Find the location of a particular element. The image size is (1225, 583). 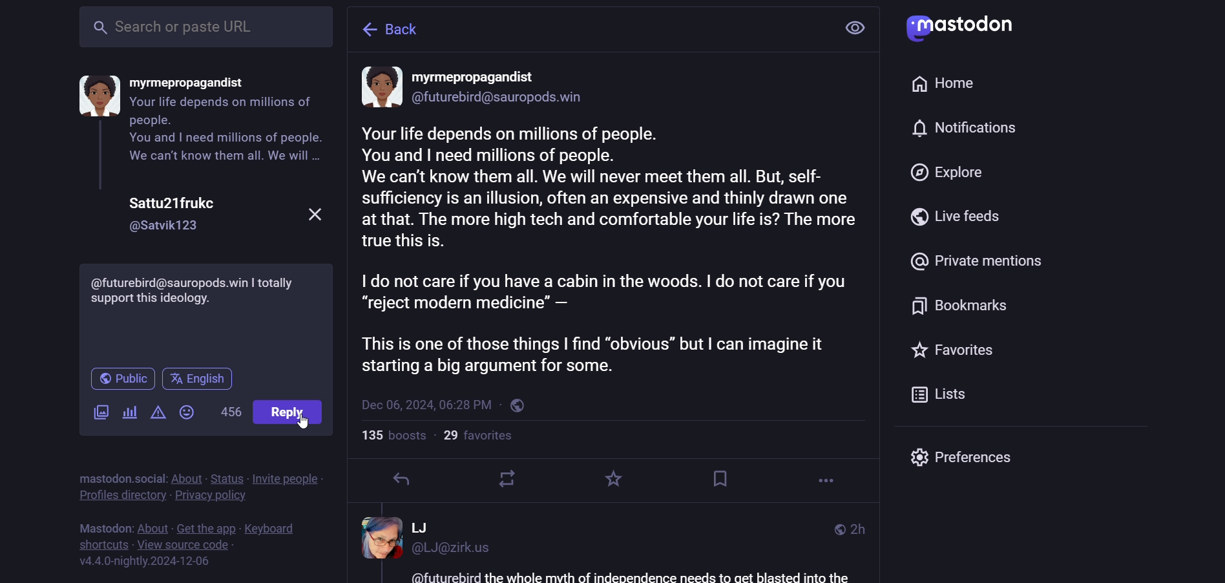

id is located at coordinates (169, 226).